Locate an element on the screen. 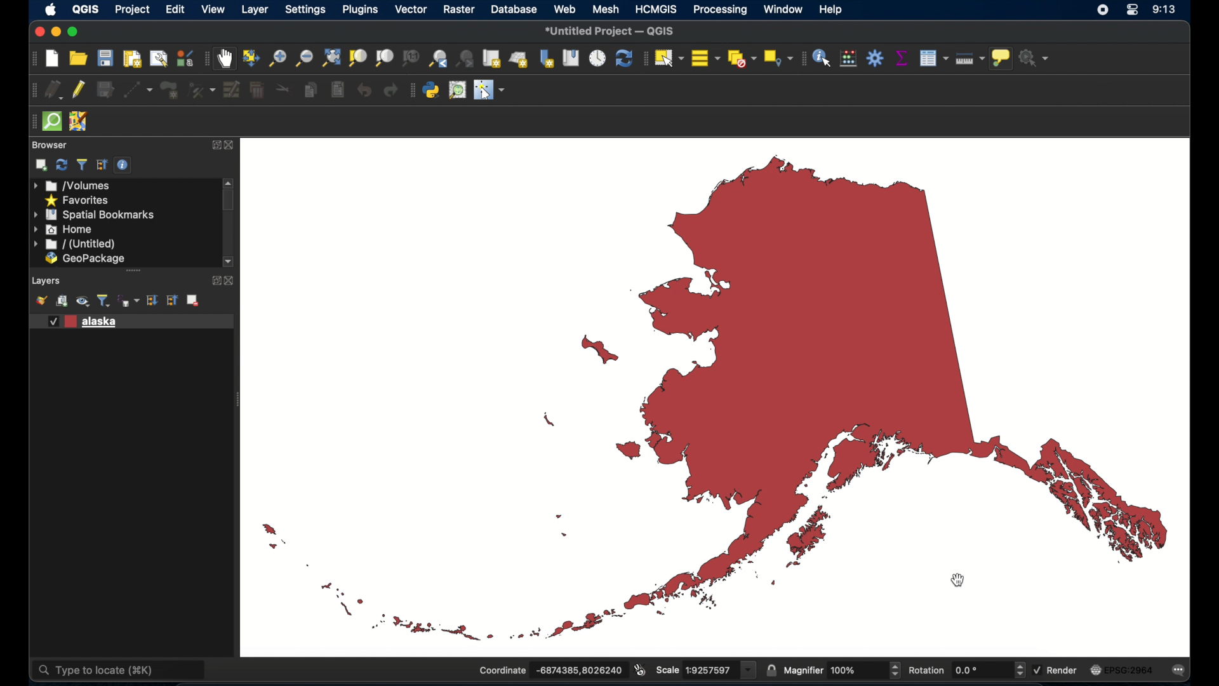  temporal controller panel is located at coordinates (597, 57).